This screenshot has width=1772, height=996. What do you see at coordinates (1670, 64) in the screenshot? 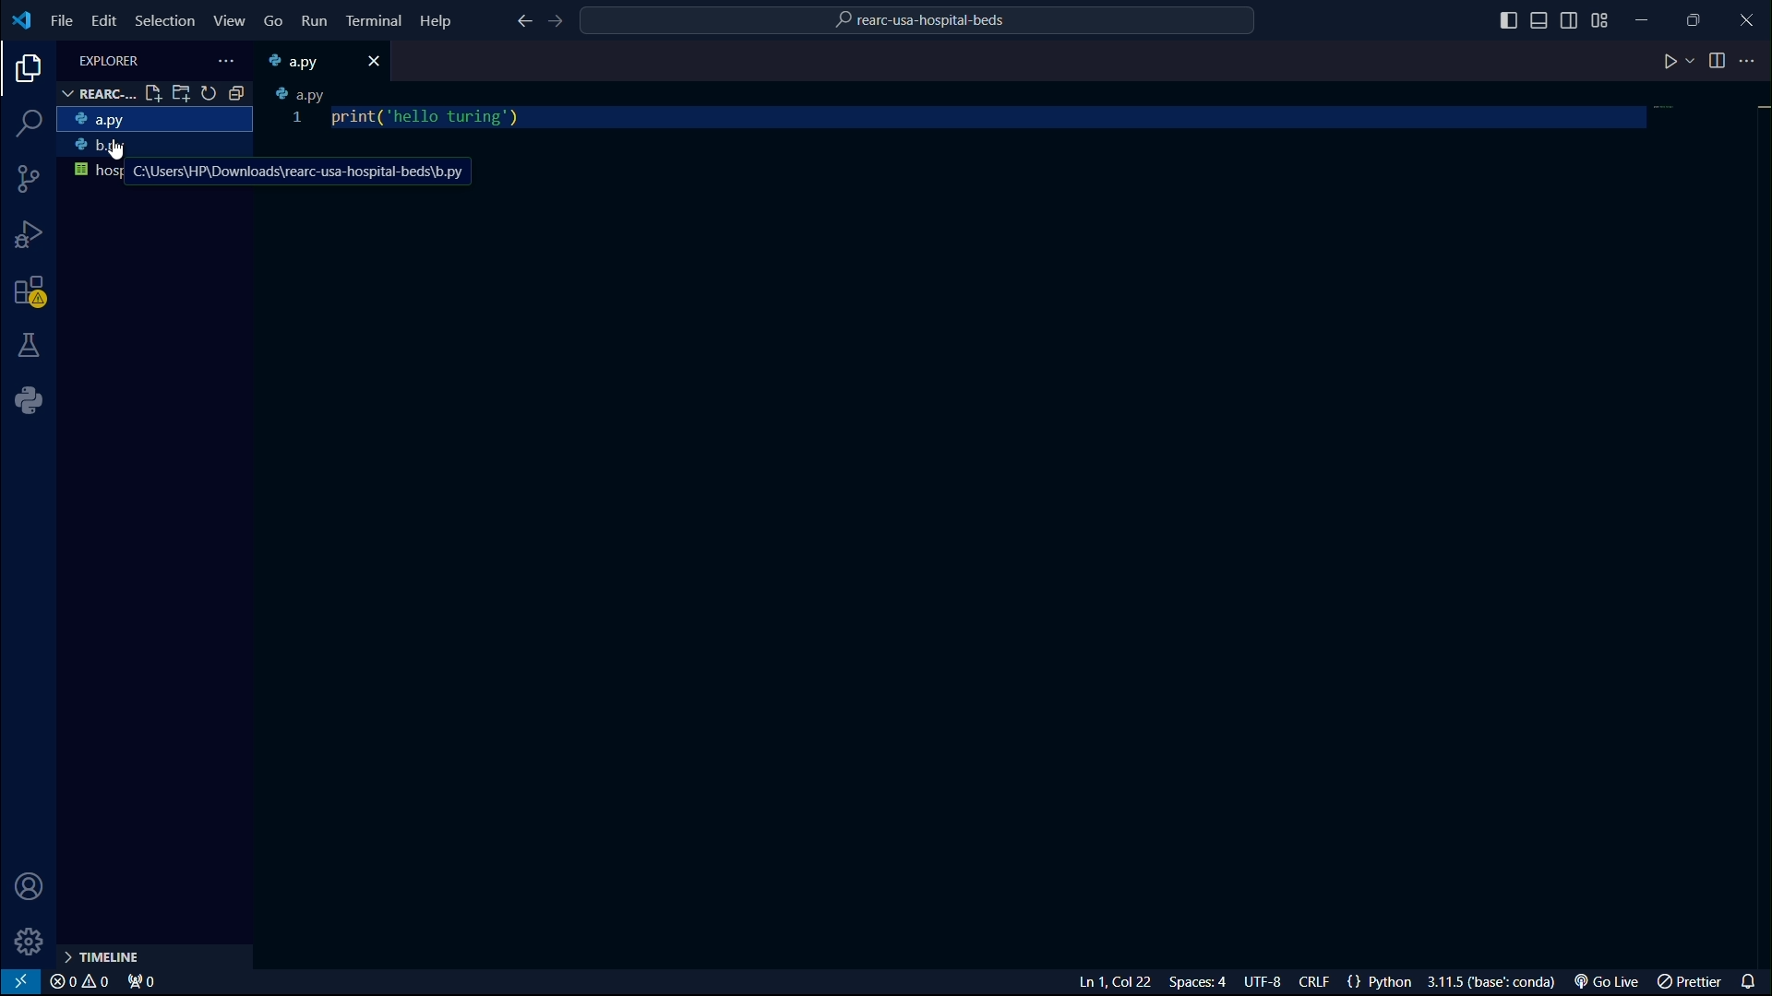
I see `run code` at bounding box center [1670, 64].